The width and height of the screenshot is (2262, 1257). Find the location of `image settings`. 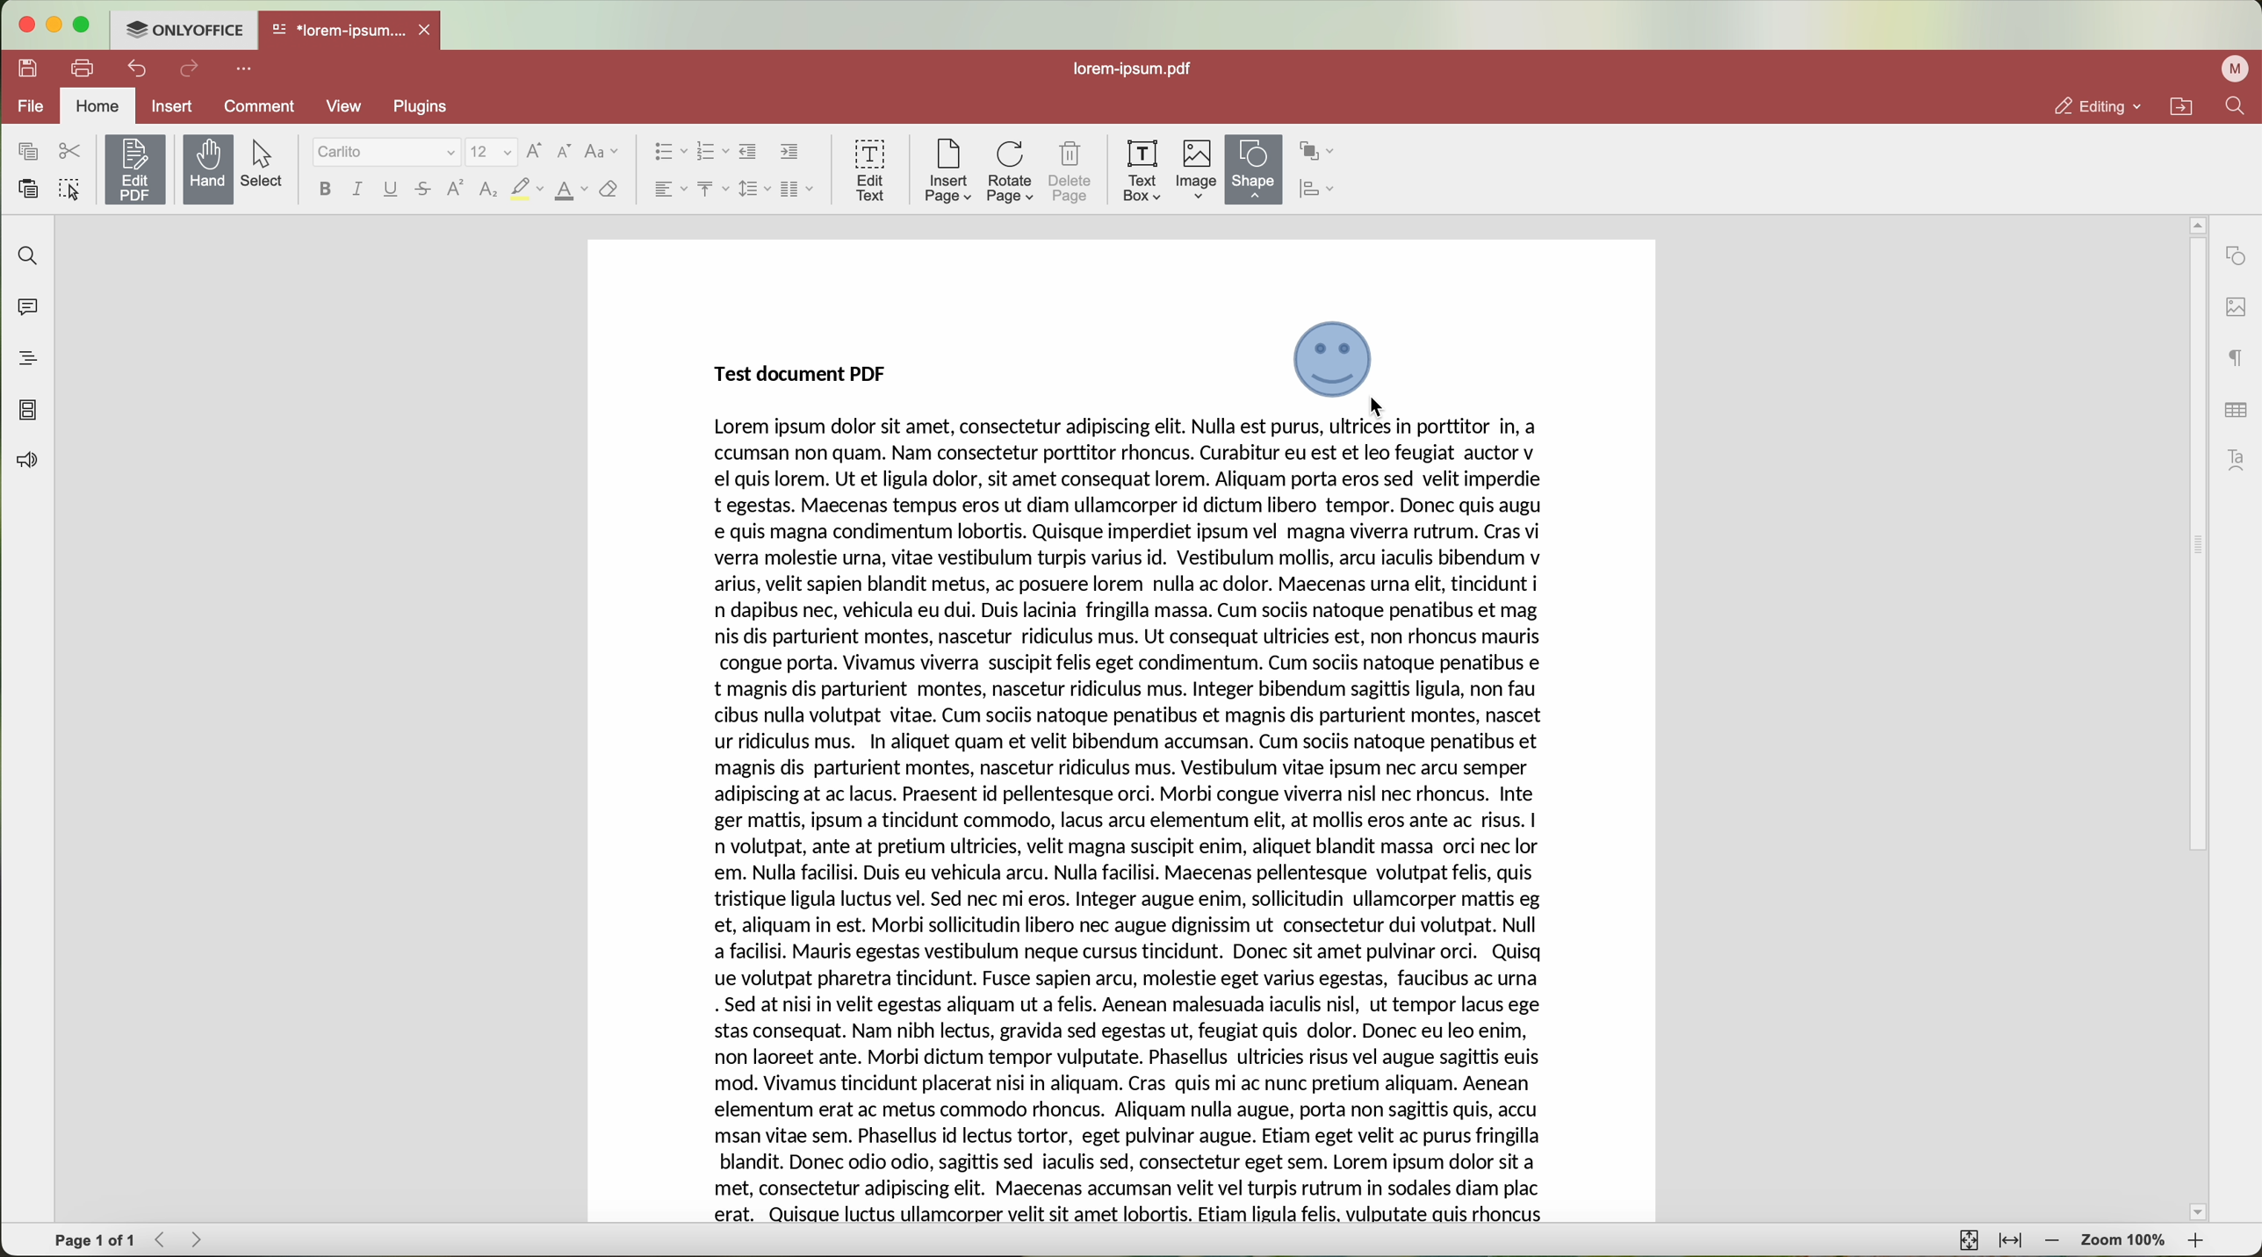

image settings is located at coordinates (2235, 306).